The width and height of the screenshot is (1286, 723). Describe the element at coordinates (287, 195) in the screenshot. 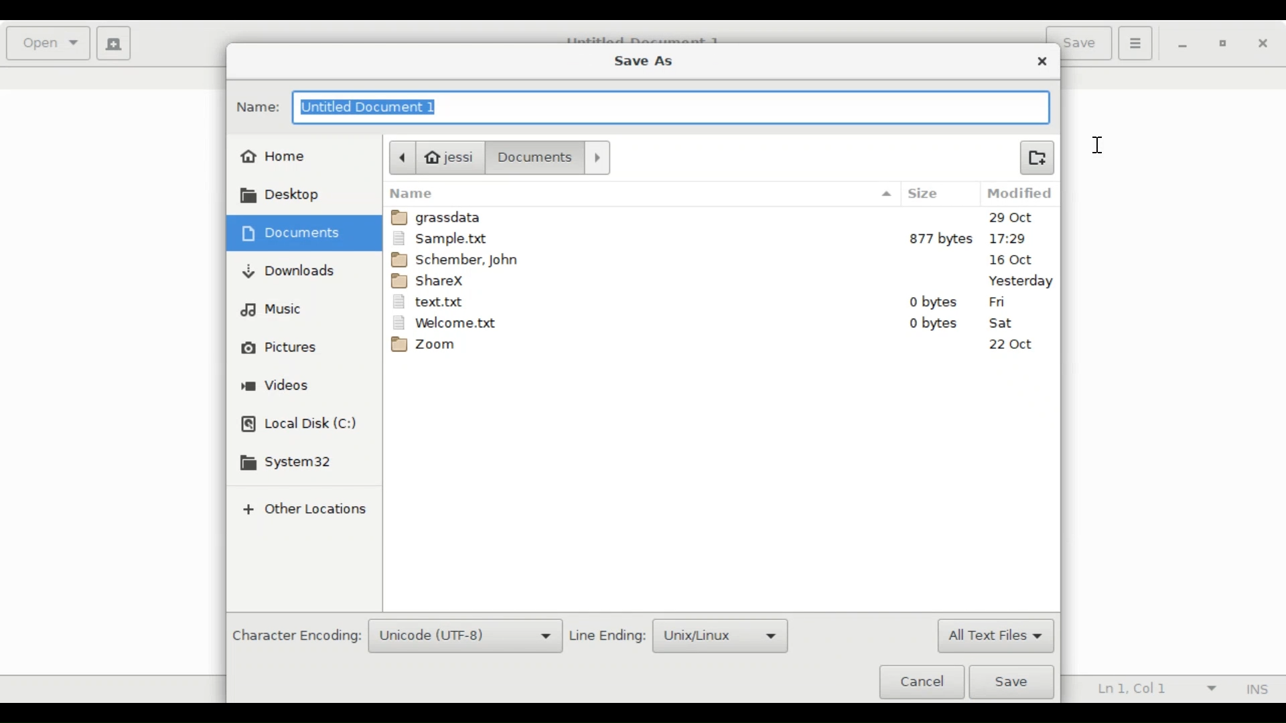

I see `Desktop` at that location.